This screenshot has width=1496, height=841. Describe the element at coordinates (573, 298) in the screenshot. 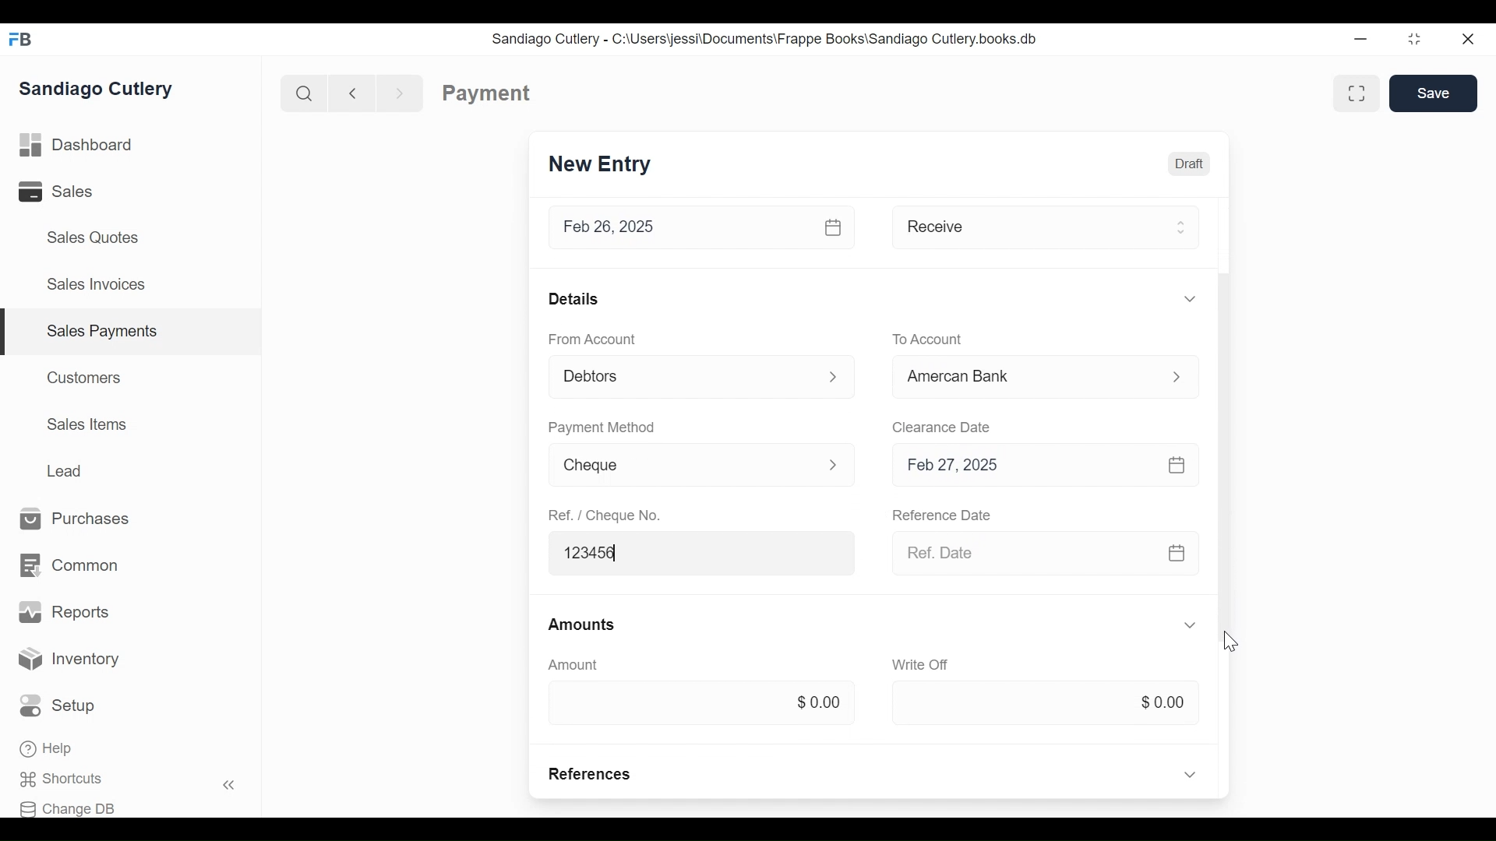

I see `Details` at that location.